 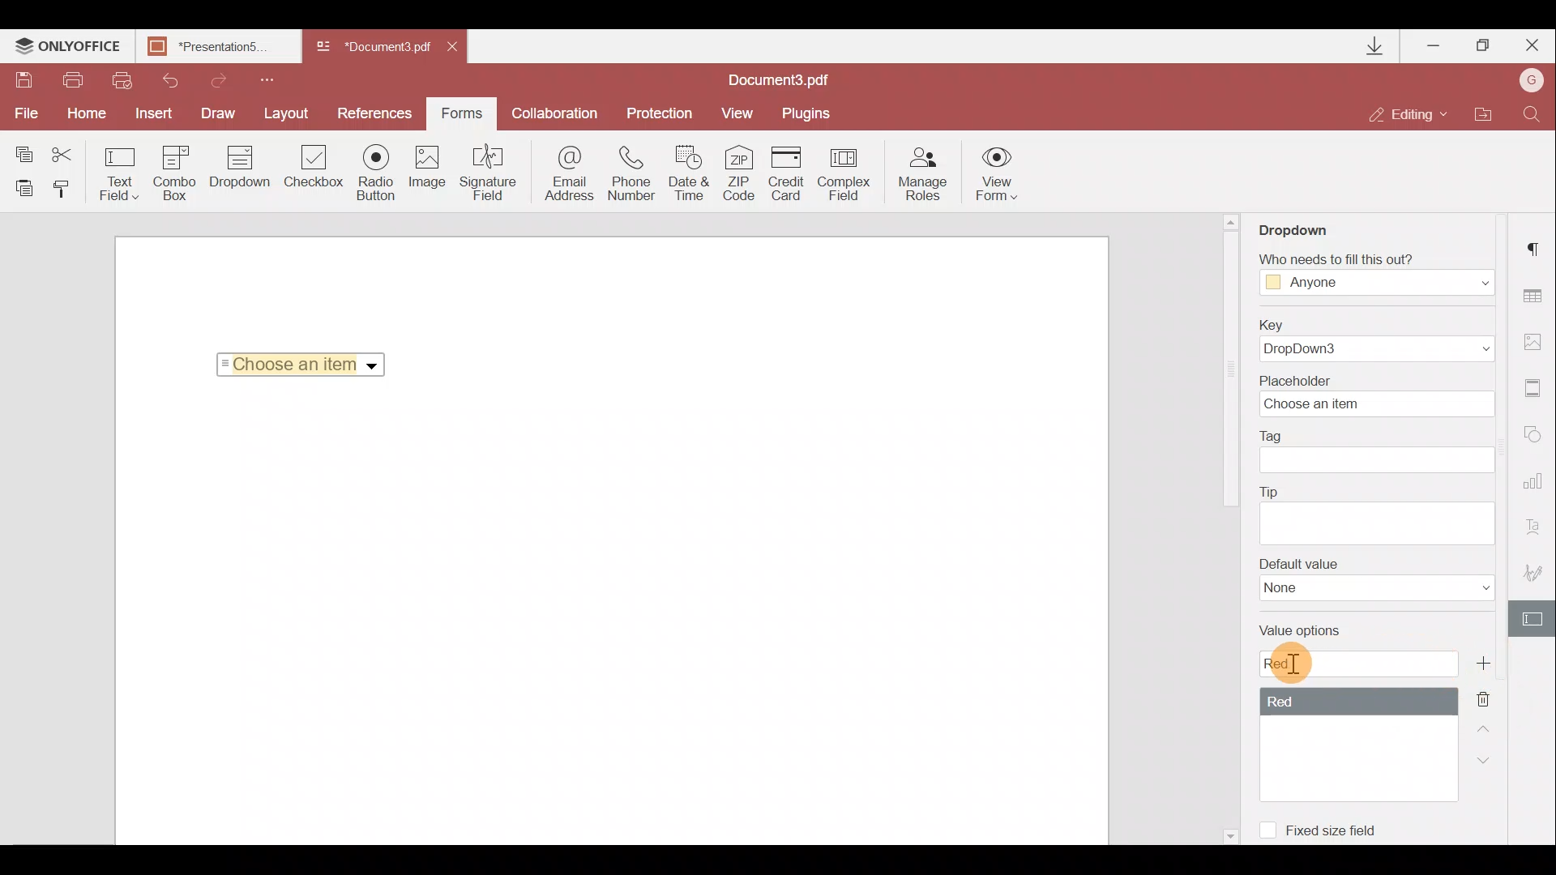 What do you see at coordinates (1297, 664) in the screenshot?
I see `Cursor` at bounding box center [1297, 664].